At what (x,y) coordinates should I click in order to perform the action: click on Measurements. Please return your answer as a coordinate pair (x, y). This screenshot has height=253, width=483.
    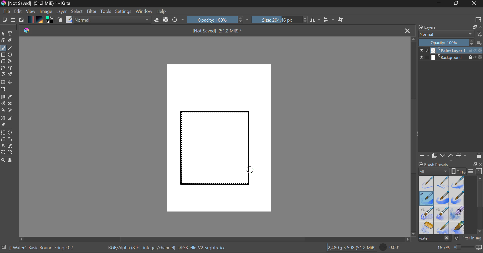
    Looking at the image, I should click on (11, 119).